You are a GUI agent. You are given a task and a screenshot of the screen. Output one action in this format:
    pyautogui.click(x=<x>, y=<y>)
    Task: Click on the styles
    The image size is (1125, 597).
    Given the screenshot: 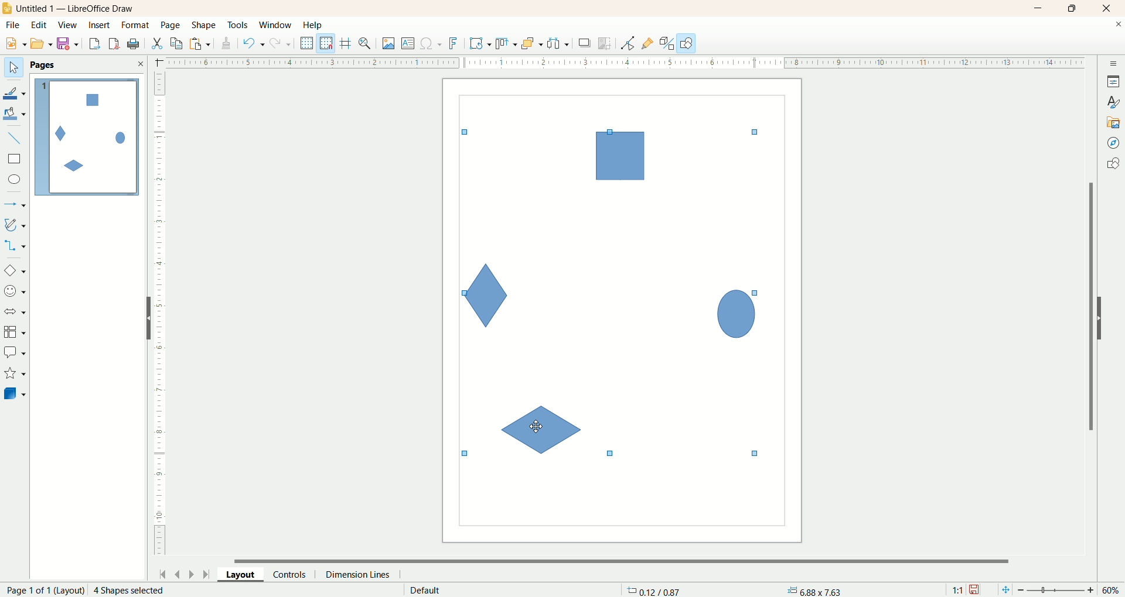 What is the action you would take?
    pyautogui.click(x=1113, y=101)
    